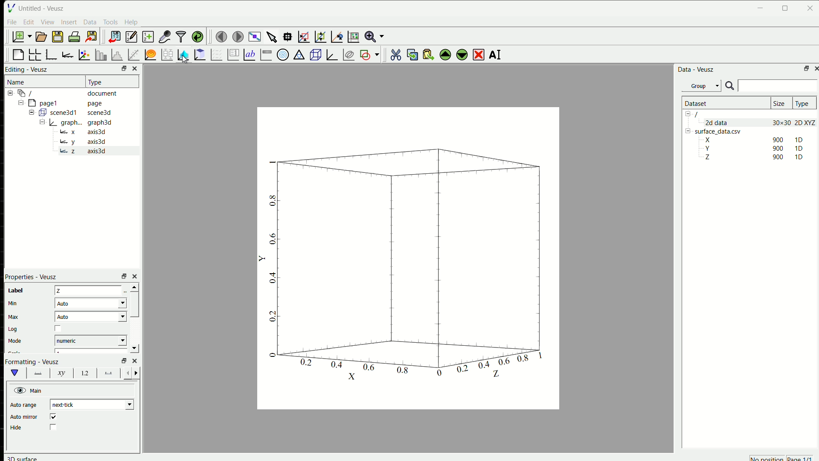 This screenshot has height=461, width=819. I want to click on scroll up, so click(135, 287).